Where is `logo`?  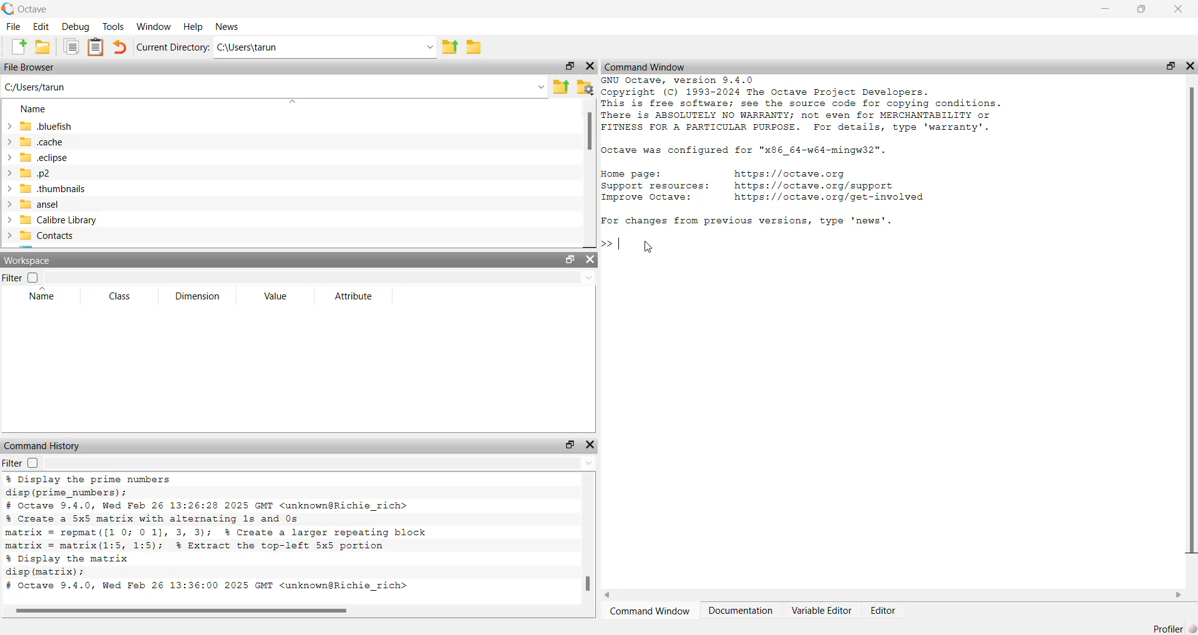
logo is located at coordinates (7, 8).